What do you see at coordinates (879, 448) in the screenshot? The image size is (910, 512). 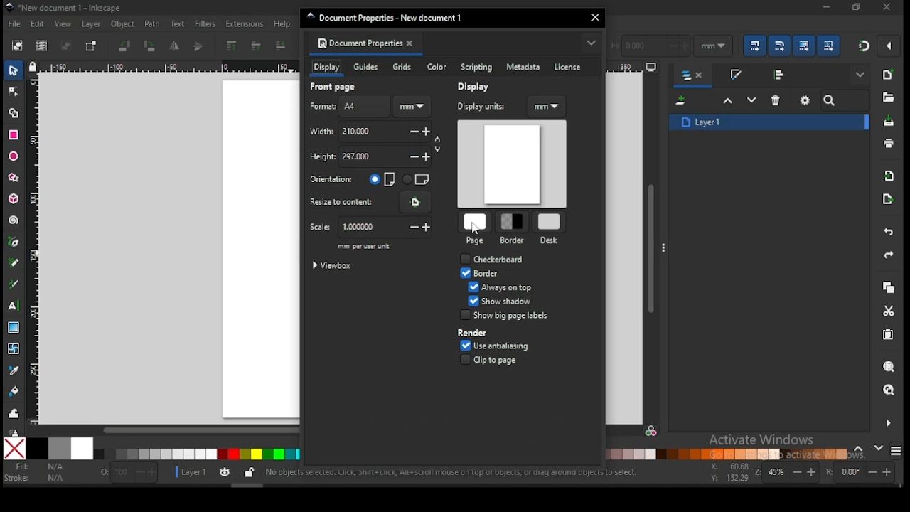 I see `next` at bounding box center [879, 448].